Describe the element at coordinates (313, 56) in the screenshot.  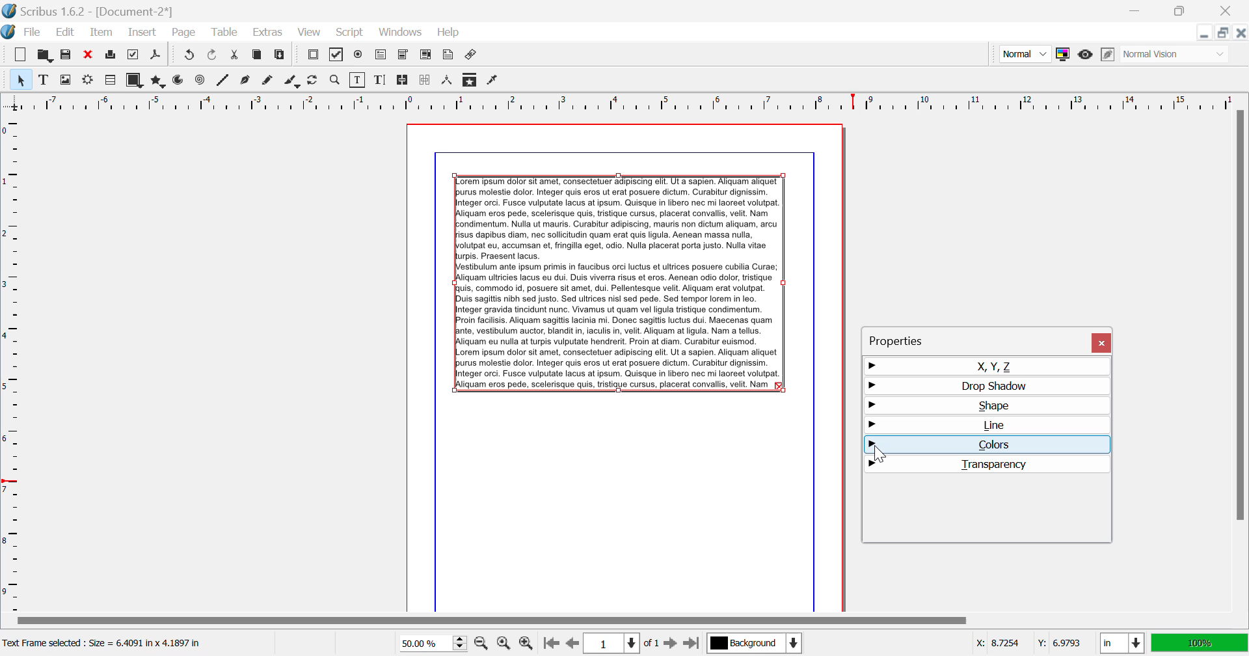
I see `Pdf Push Button` at that location.